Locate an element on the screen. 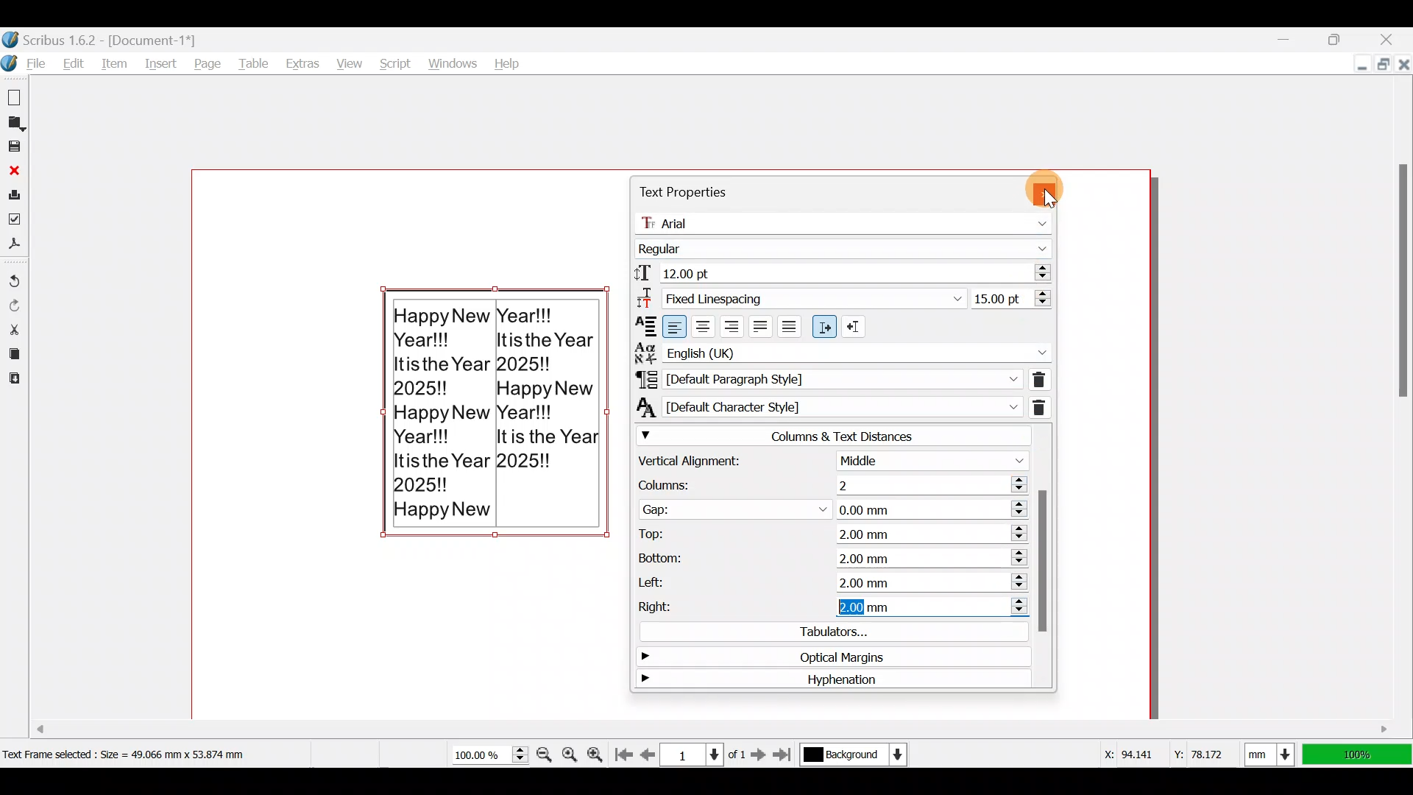  Align text center is located at coordinates (706, 325).